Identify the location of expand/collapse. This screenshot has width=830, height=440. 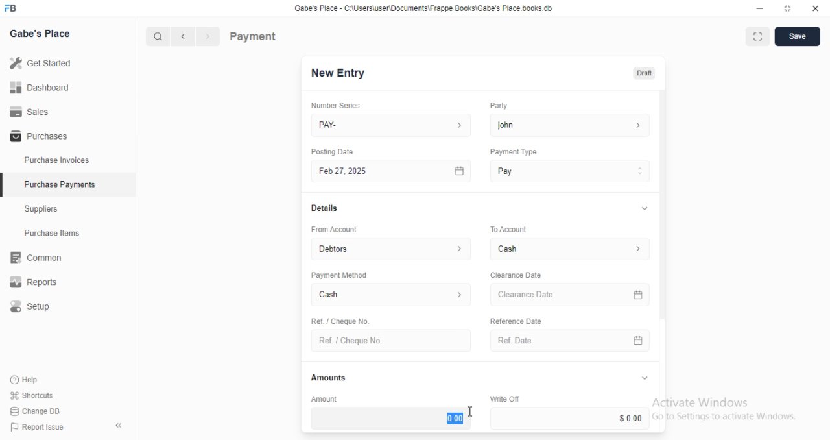
(642, 209).